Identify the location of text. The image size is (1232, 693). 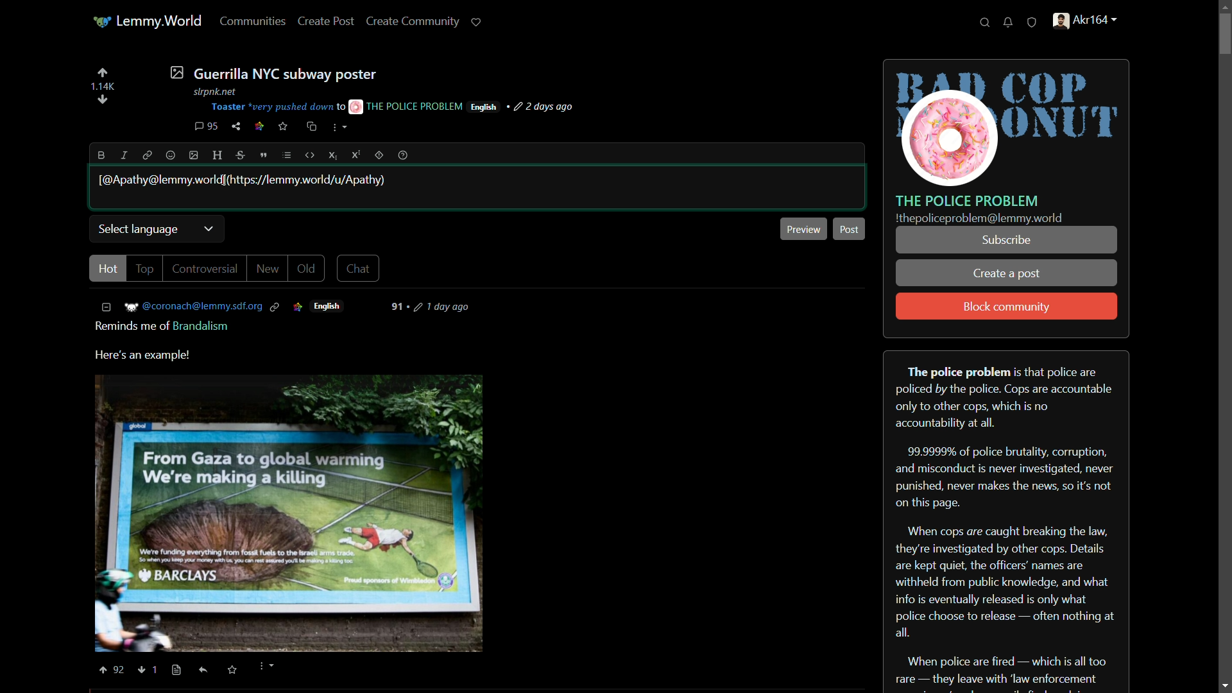
(979, 219).